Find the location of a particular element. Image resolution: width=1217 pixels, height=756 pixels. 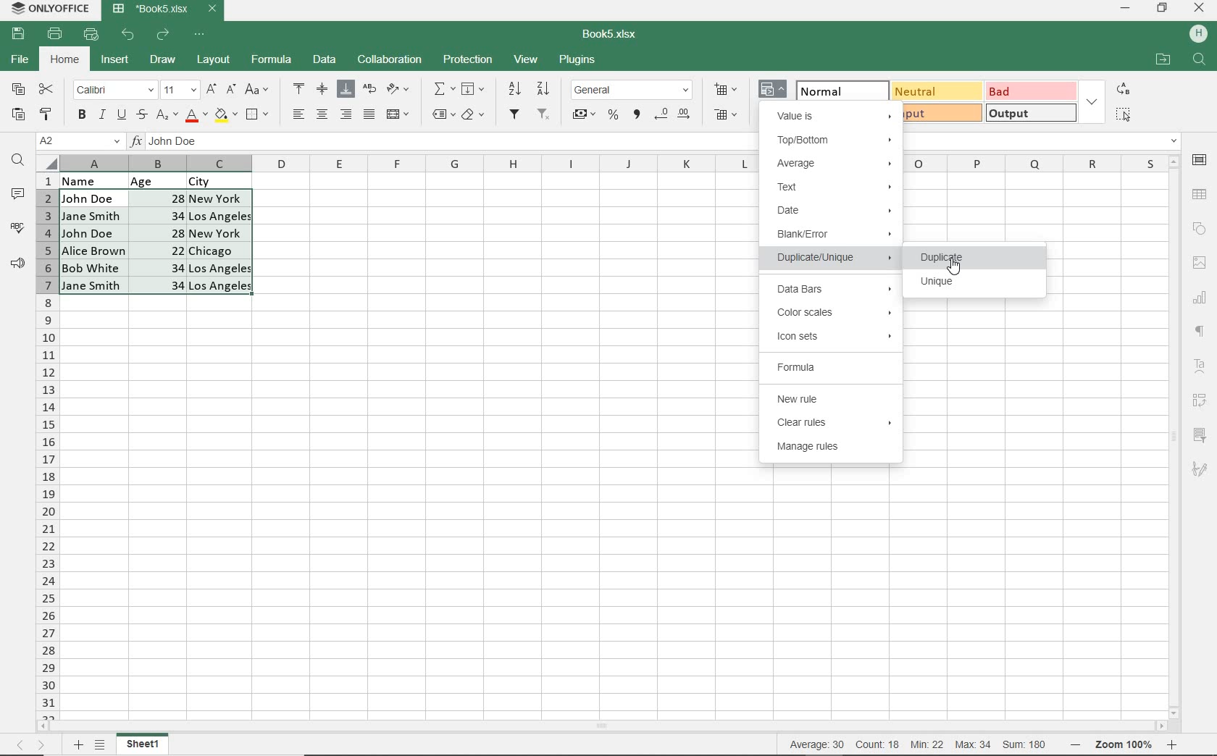

VIEW is located at coordinates (527, 59).